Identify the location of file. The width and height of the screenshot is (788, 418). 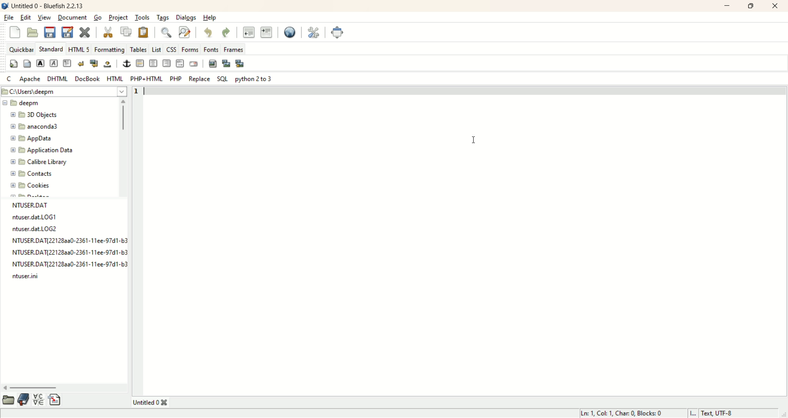
(9, 18).